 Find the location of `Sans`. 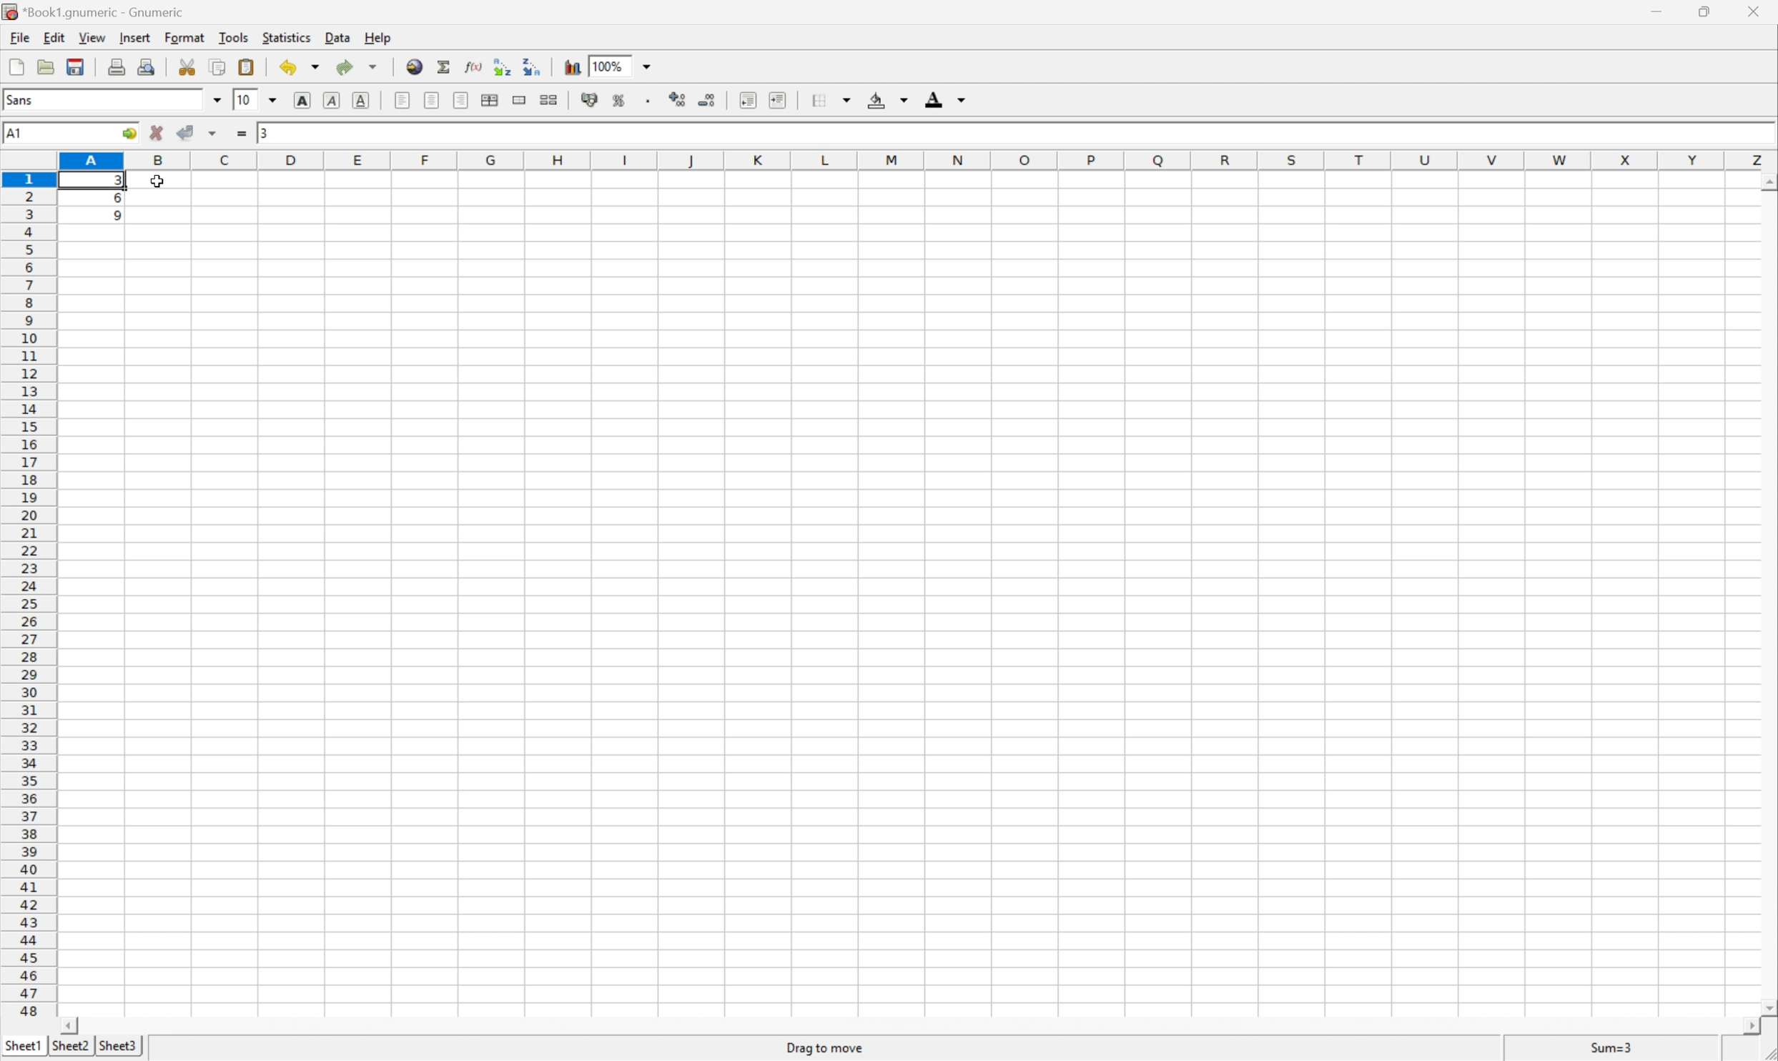

Sans is located at coordinates (19, 99).